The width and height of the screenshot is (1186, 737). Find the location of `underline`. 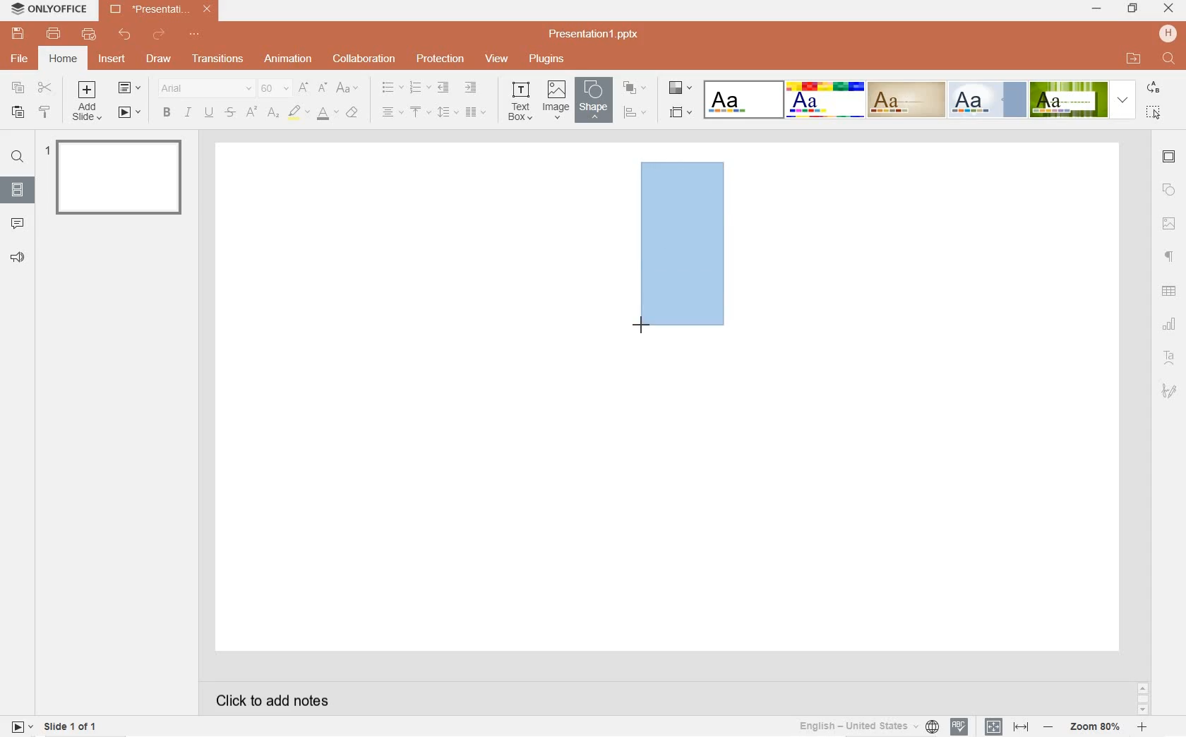

underline is located at coordinates (208, 111).